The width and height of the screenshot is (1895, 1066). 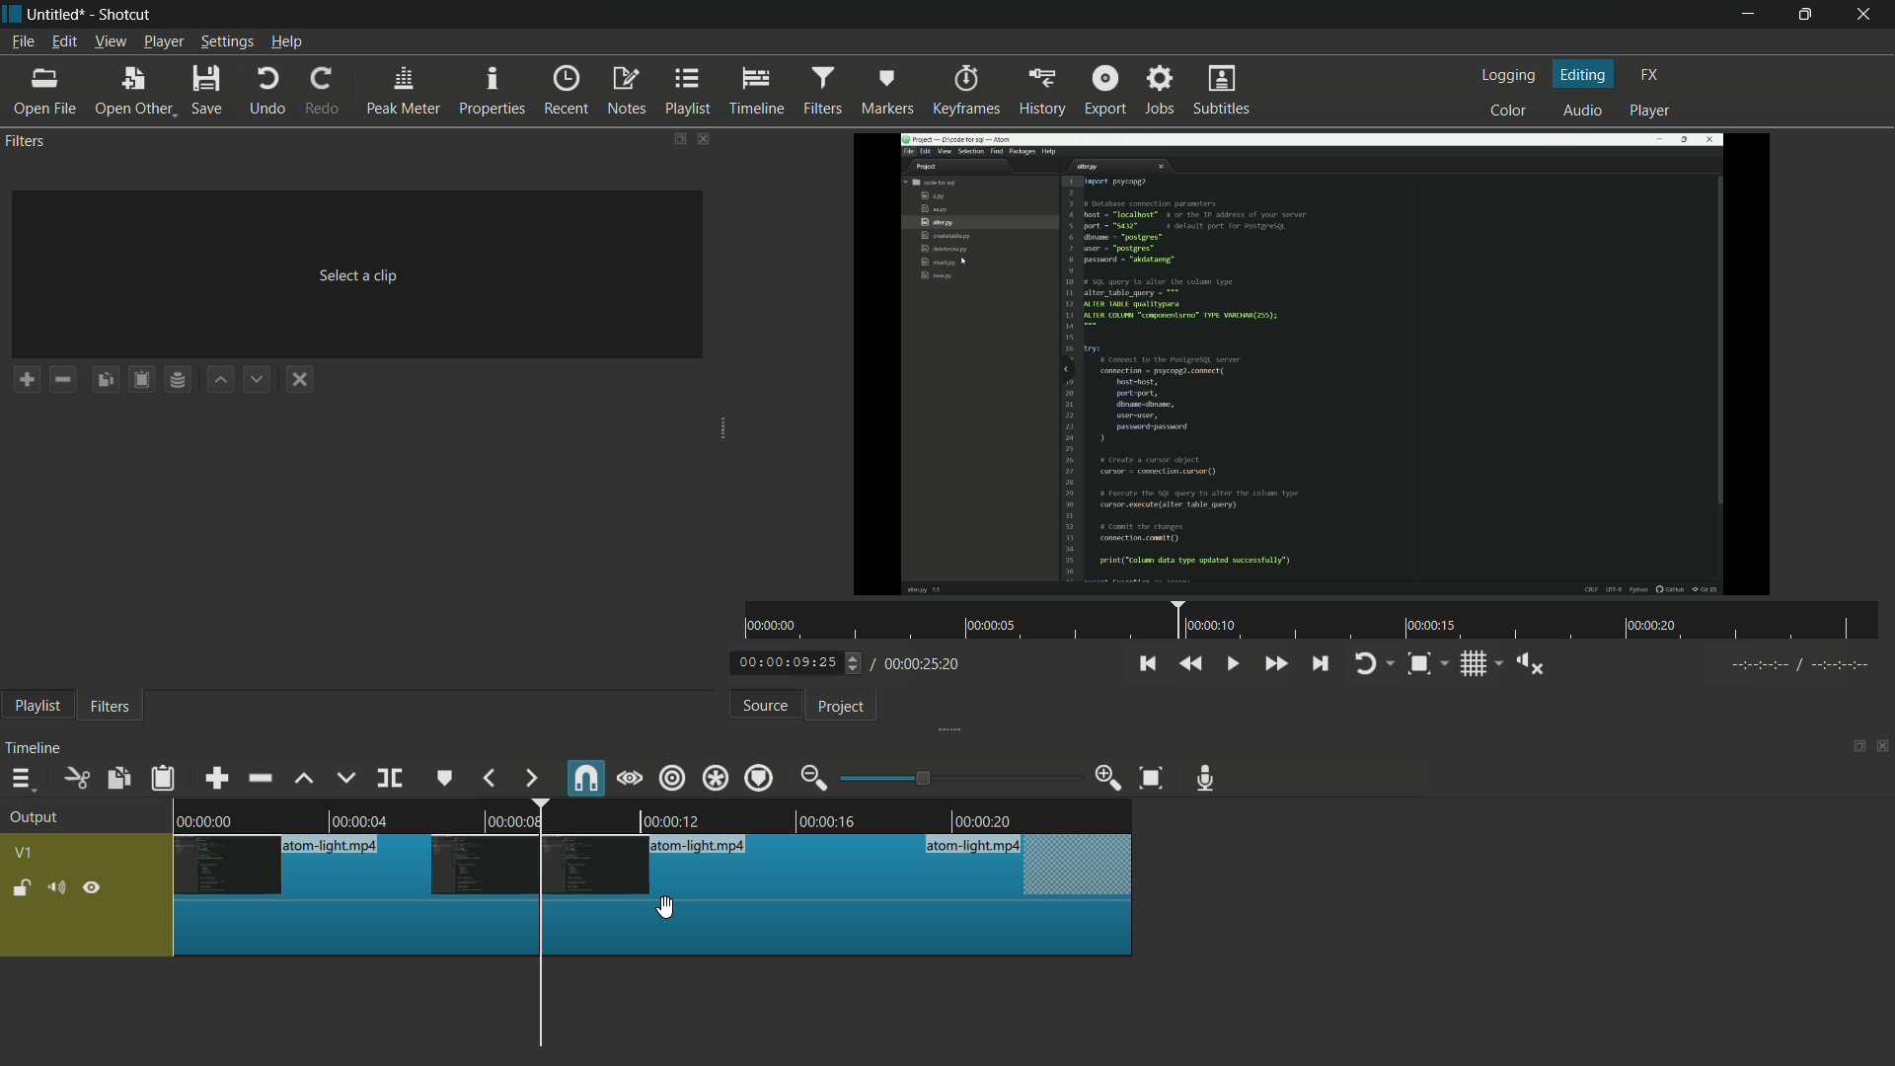 I want to click on jobs, so click(x=1162, y=88).